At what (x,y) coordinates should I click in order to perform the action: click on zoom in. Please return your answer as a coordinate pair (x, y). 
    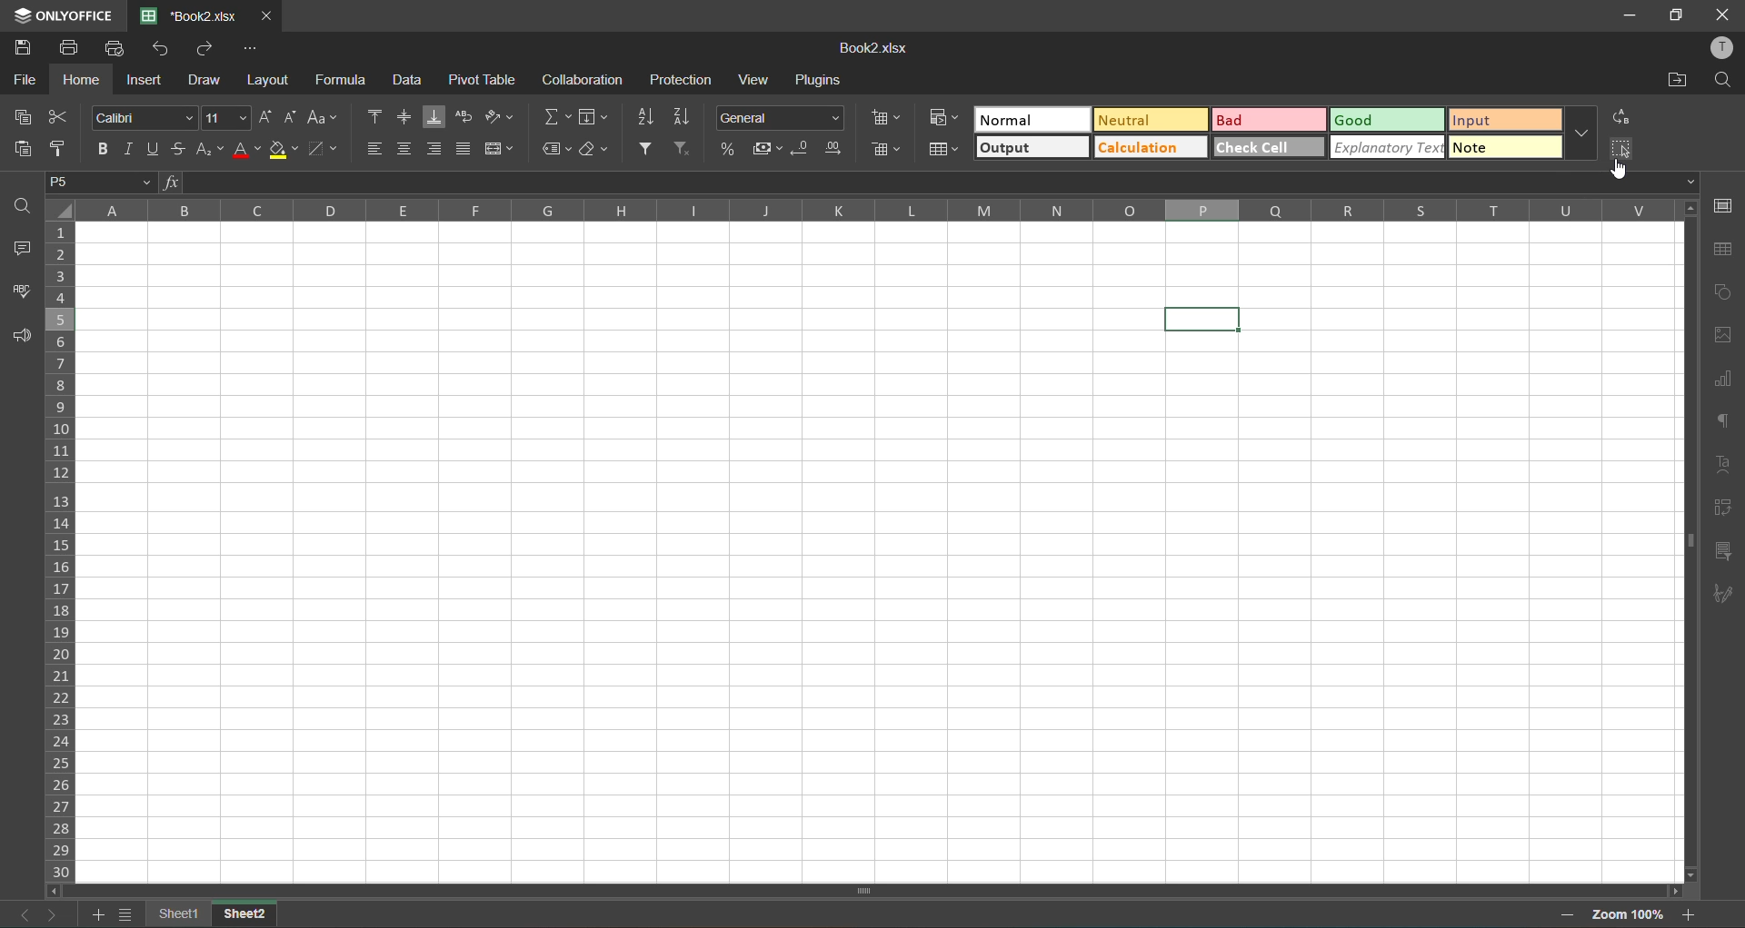
    Looking at the image, I should click on (1690, 914).